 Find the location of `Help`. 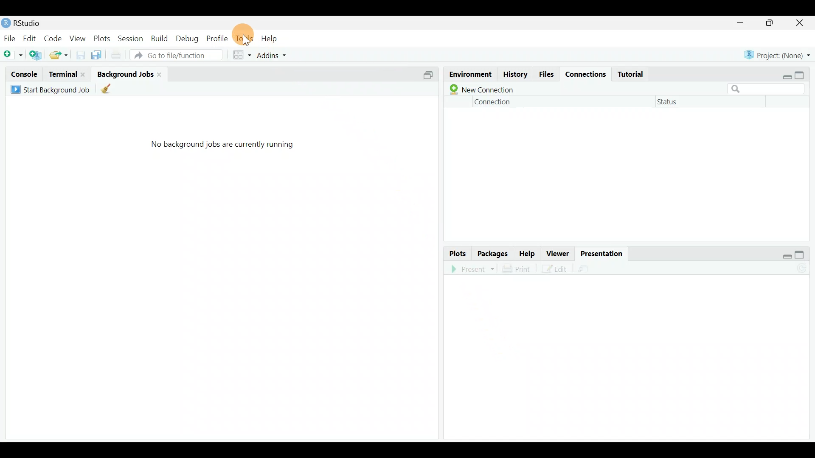

Help is located at coordinates (270, 39).